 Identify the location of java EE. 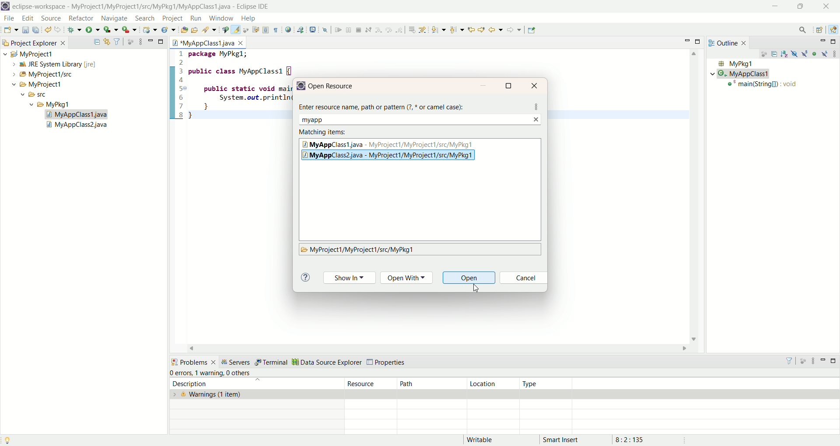
(834, 29).